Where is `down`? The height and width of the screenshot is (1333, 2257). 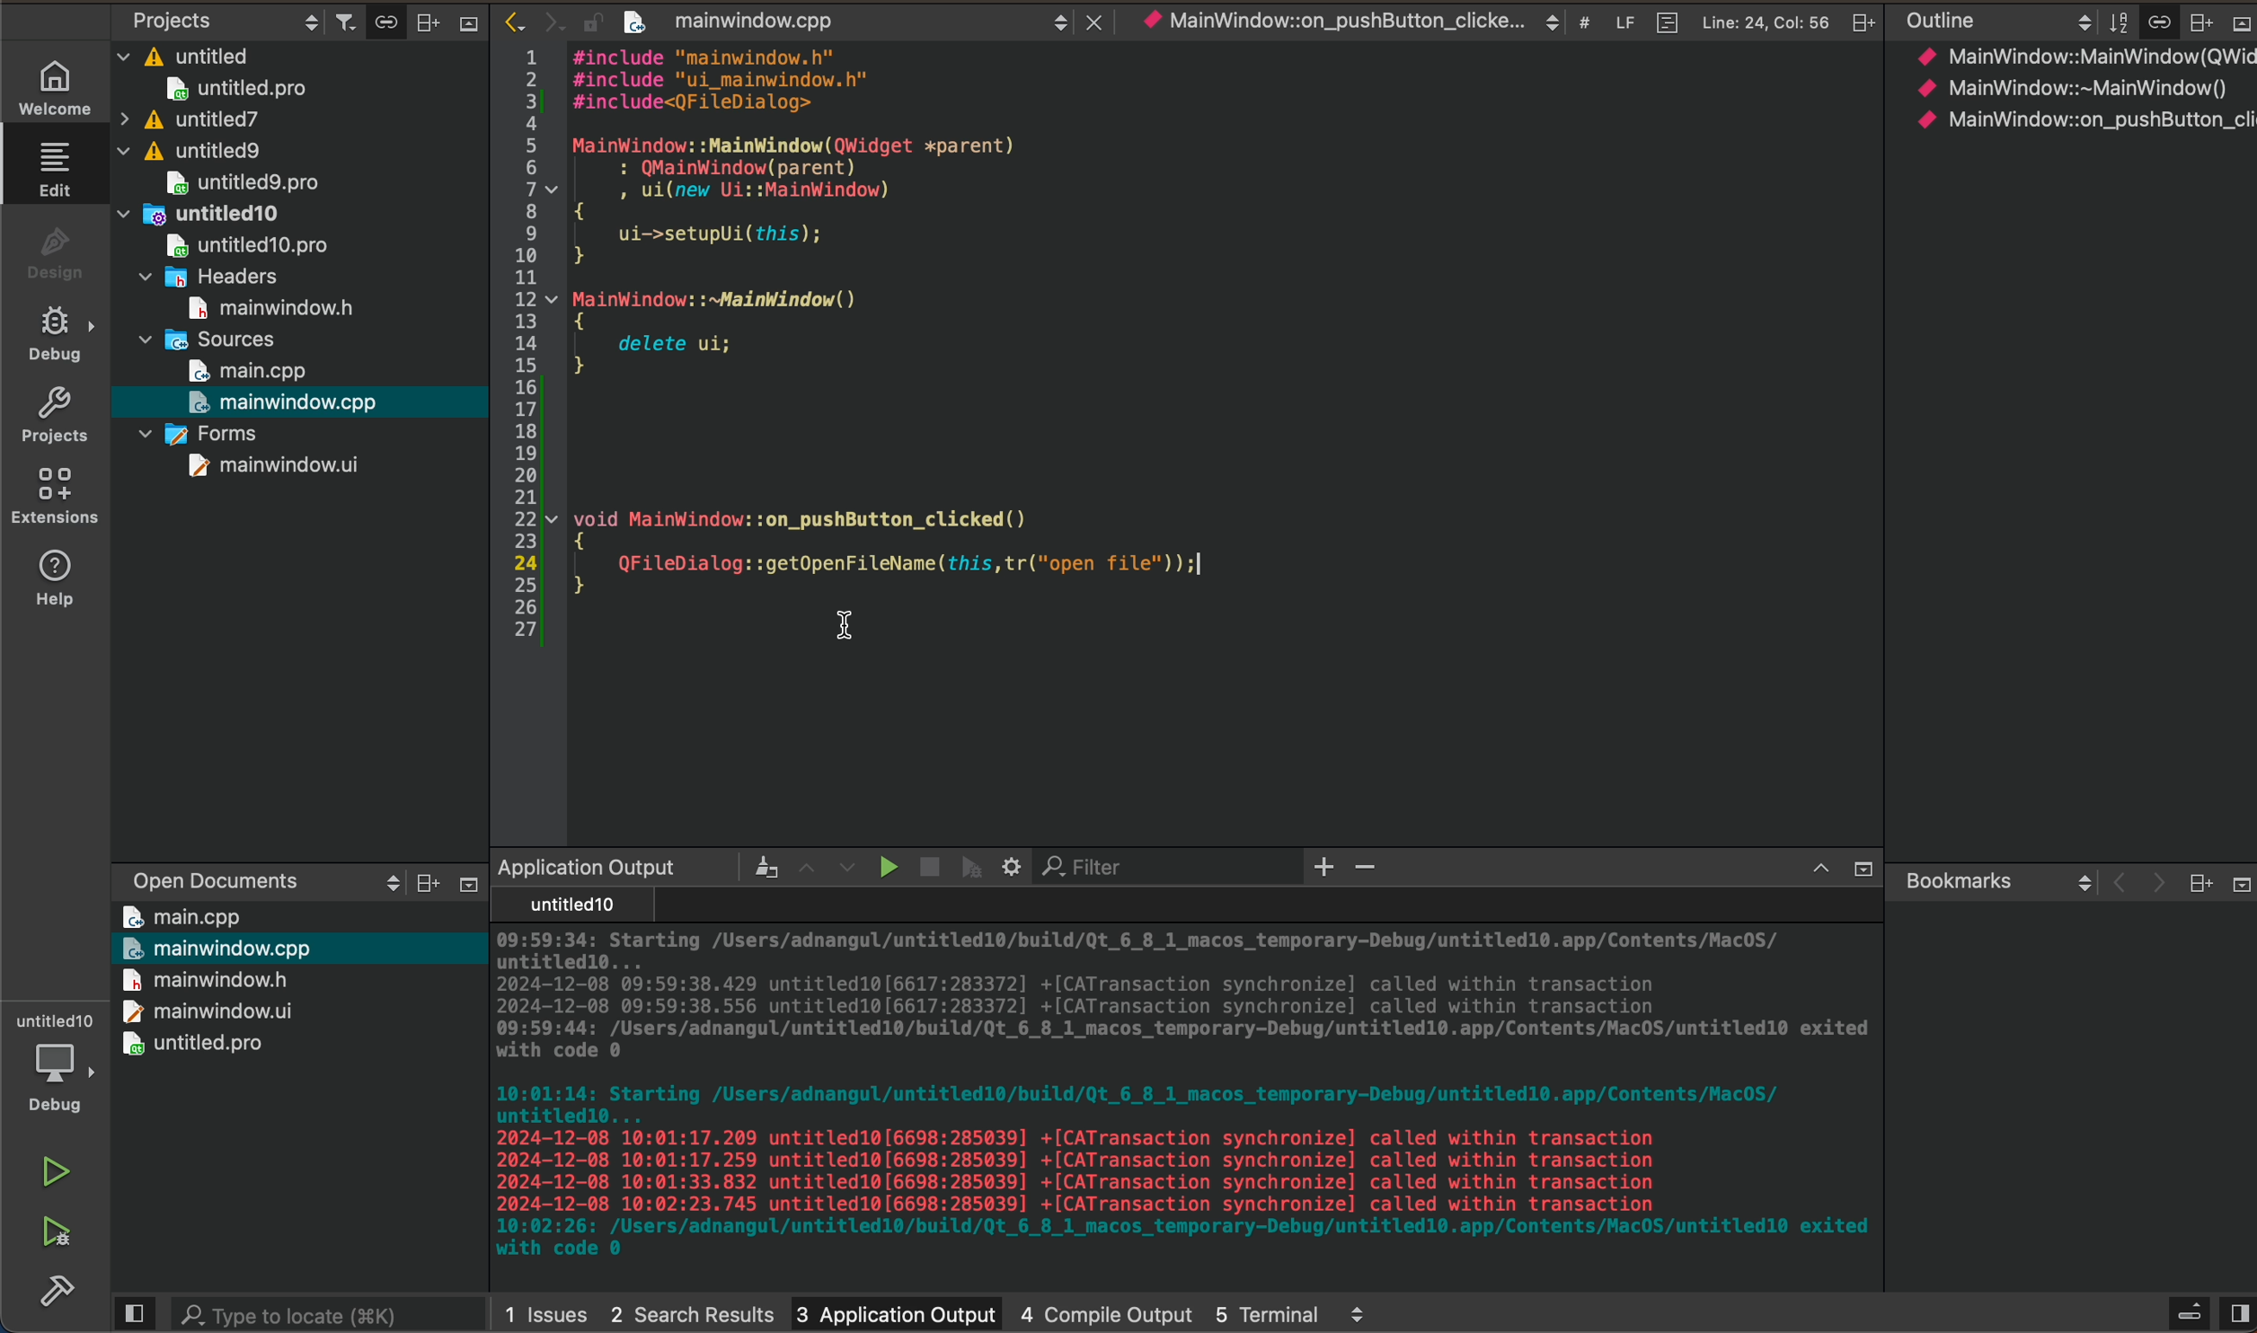 down is located at coordinates (847, 868).